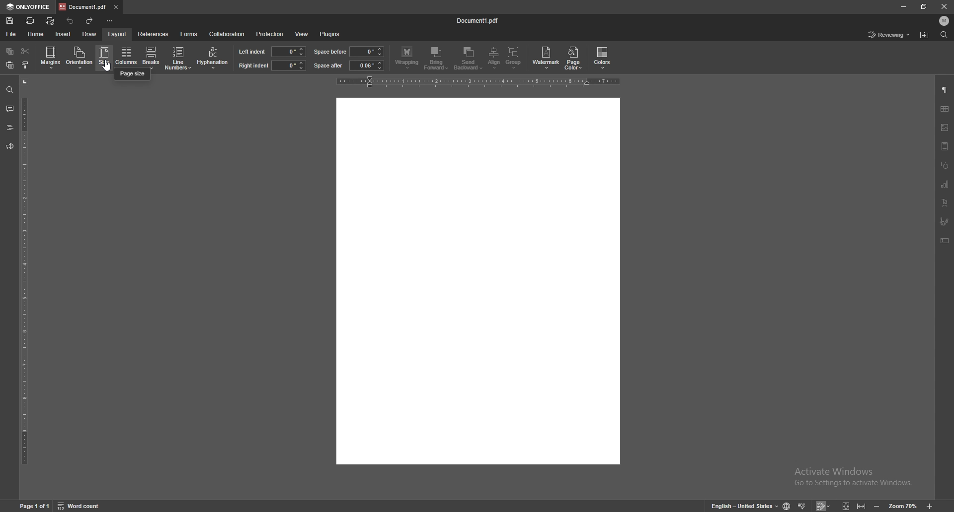  What do you see at coordinates (367, 65) in the screenshot?
I see `input space after` at bounding box center [367, 65].